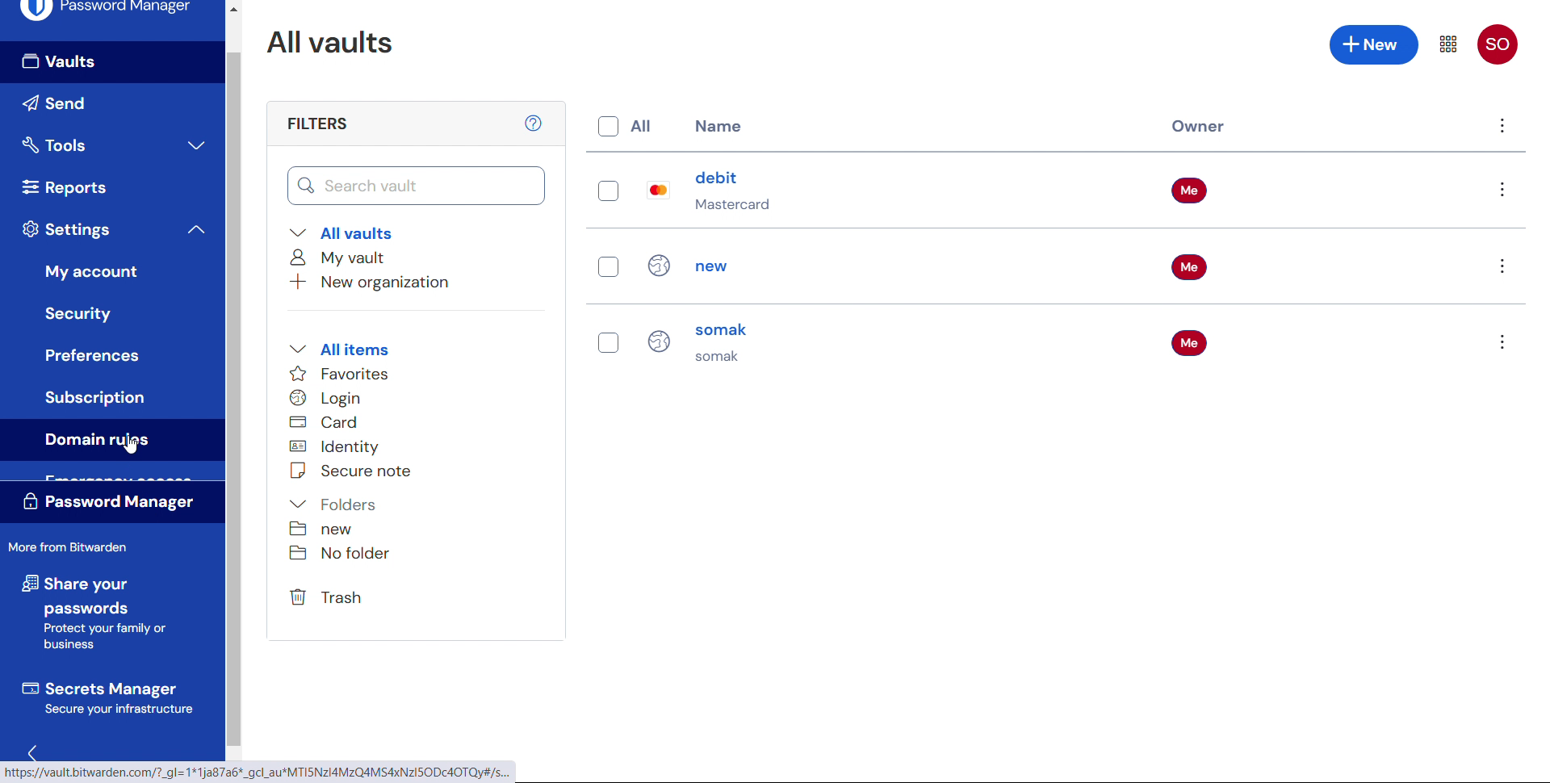 The width and height of the screenshot is (1550, 783). Describe the element at coordinates (71, 548) in the screenshot. I see `More from Bit Warden` at that location.